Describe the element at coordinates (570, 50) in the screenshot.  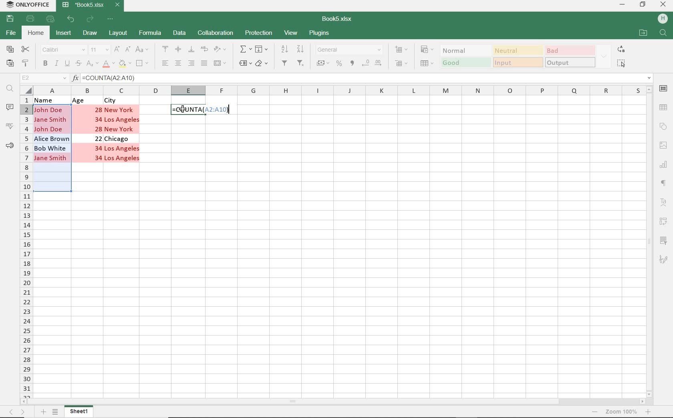
I see `BAD` at that location.